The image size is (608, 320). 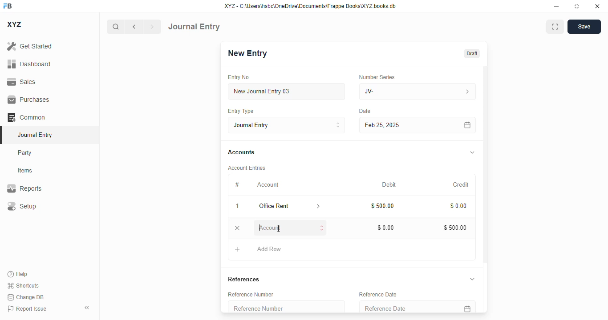 What do you see at coordinates (386, 228) in the screenshot?
I see `$ 0.00` at bounding box center [386, 228].